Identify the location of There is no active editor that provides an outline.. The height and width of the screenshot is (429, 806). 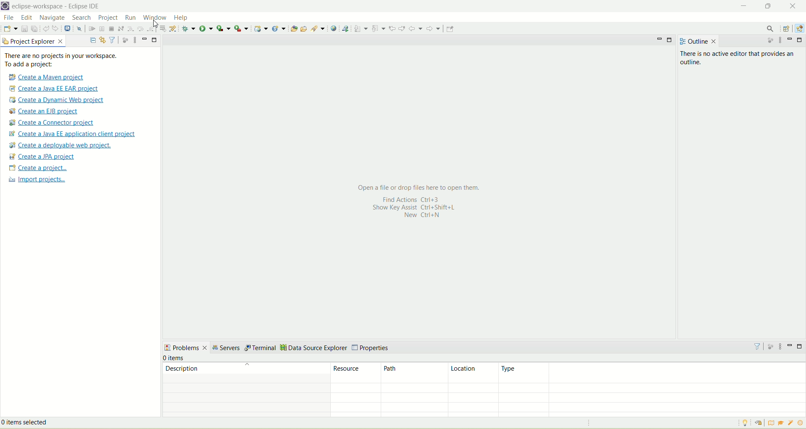
(724, 64).